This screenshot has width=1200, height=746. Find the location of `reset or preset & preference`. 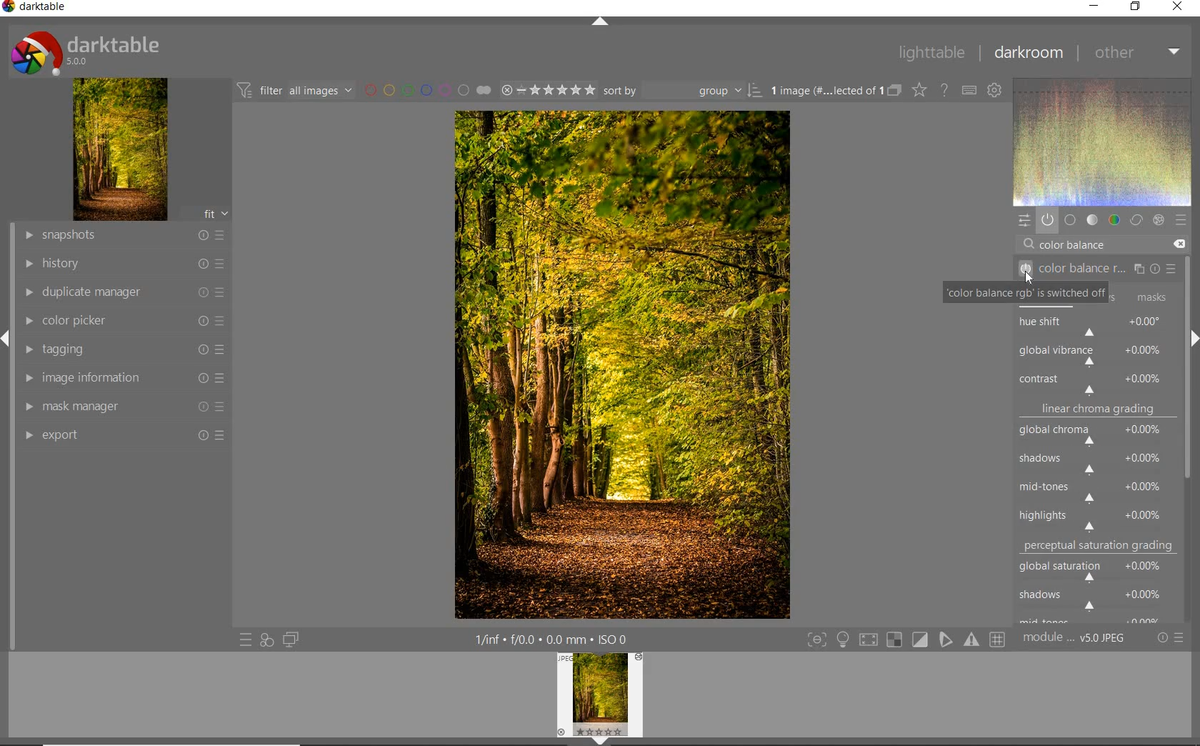

reset or preset & preference is located at coordinates (1169, 638).